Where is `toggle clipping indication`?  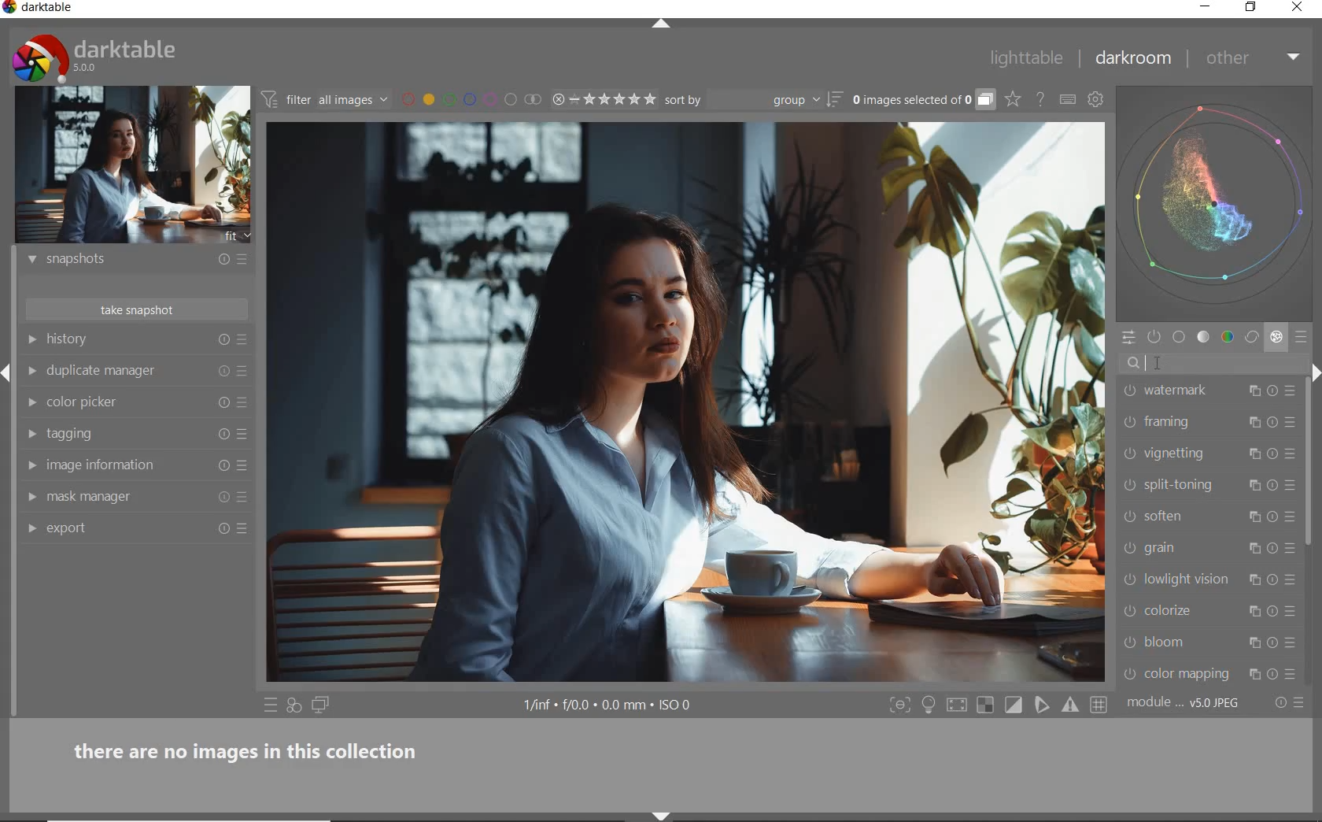 toggle clipping indication is located at coordinates (1015, 705).